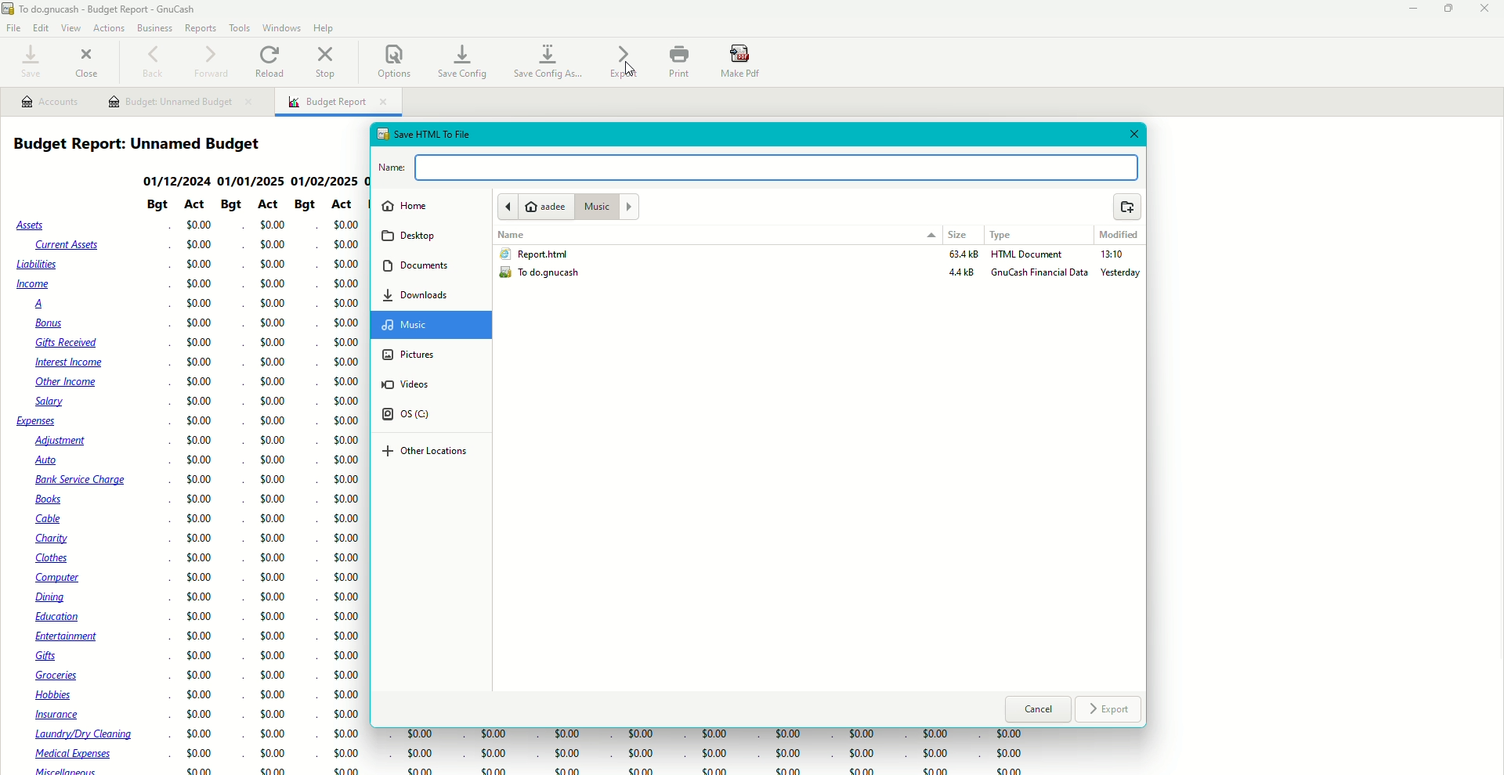  Describe the element at coordinates (328, 63) in the screenshot. I see `Stop` at that location.